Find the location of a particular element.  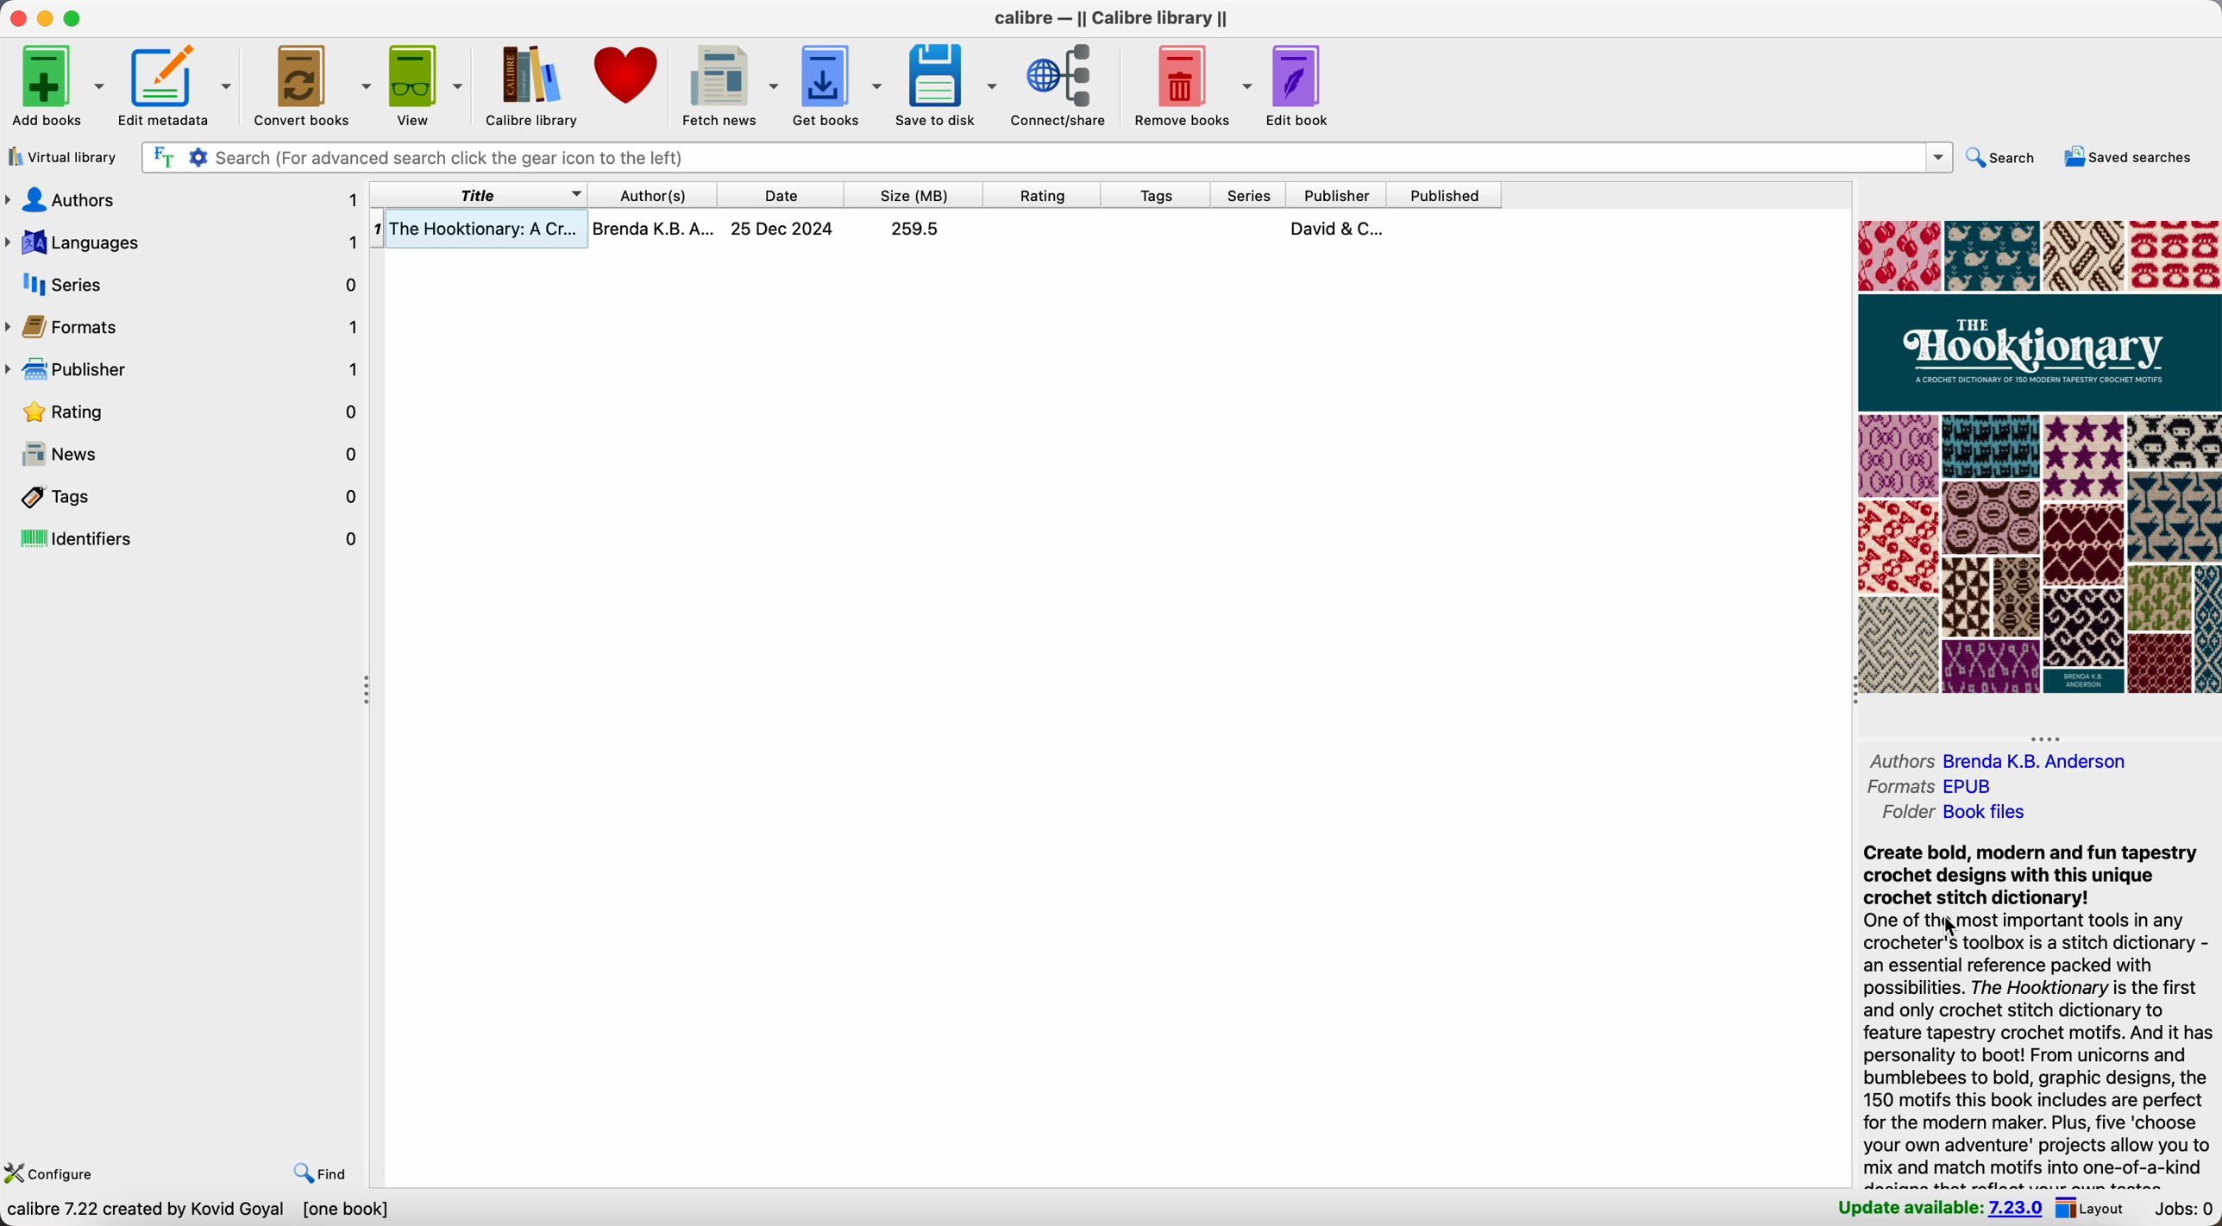

cursor is located at coordinates (1948, 930).